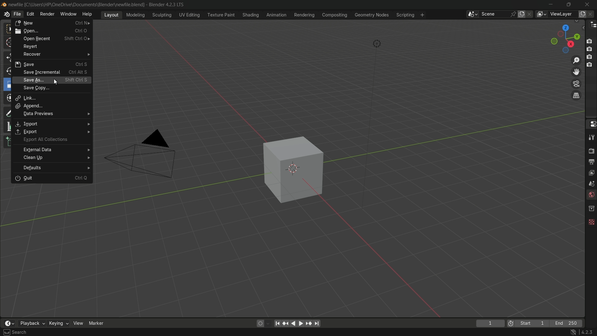 The width and height of the screenshot is (597, 336). Describe the element at coordinates (562, 14) in the screenshot. I see `view layer name` at that location.